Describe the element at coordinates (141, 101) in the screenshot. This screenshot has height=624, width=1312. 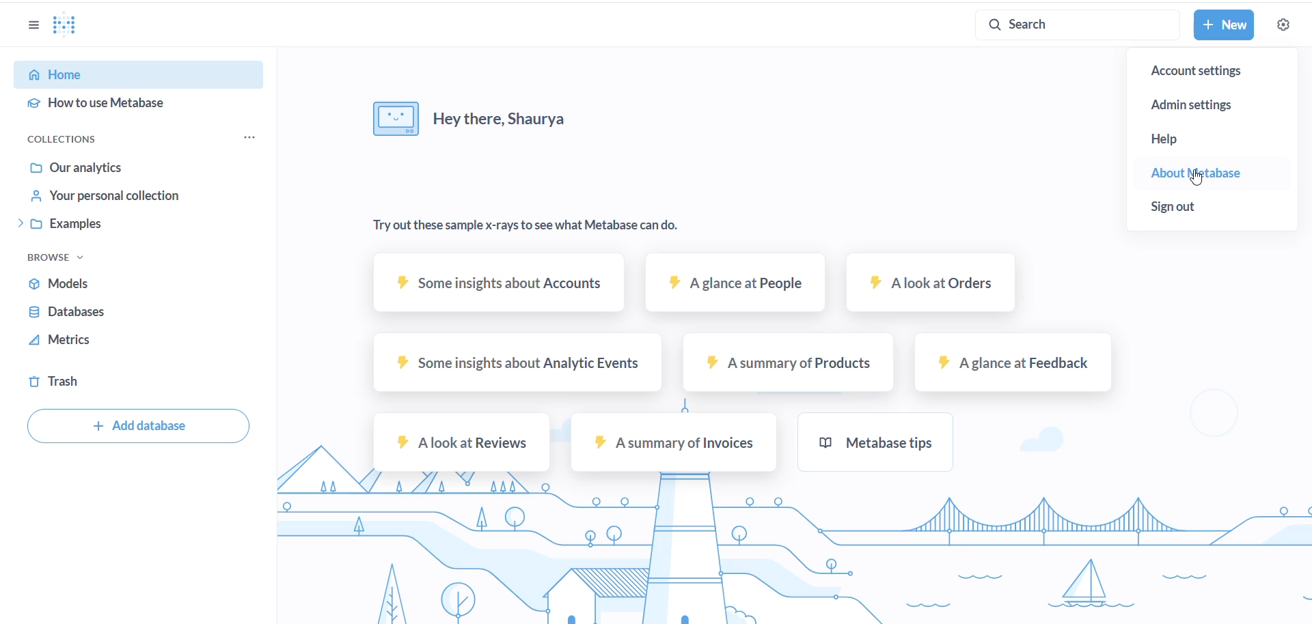
I see `how to use metabase` at that location.